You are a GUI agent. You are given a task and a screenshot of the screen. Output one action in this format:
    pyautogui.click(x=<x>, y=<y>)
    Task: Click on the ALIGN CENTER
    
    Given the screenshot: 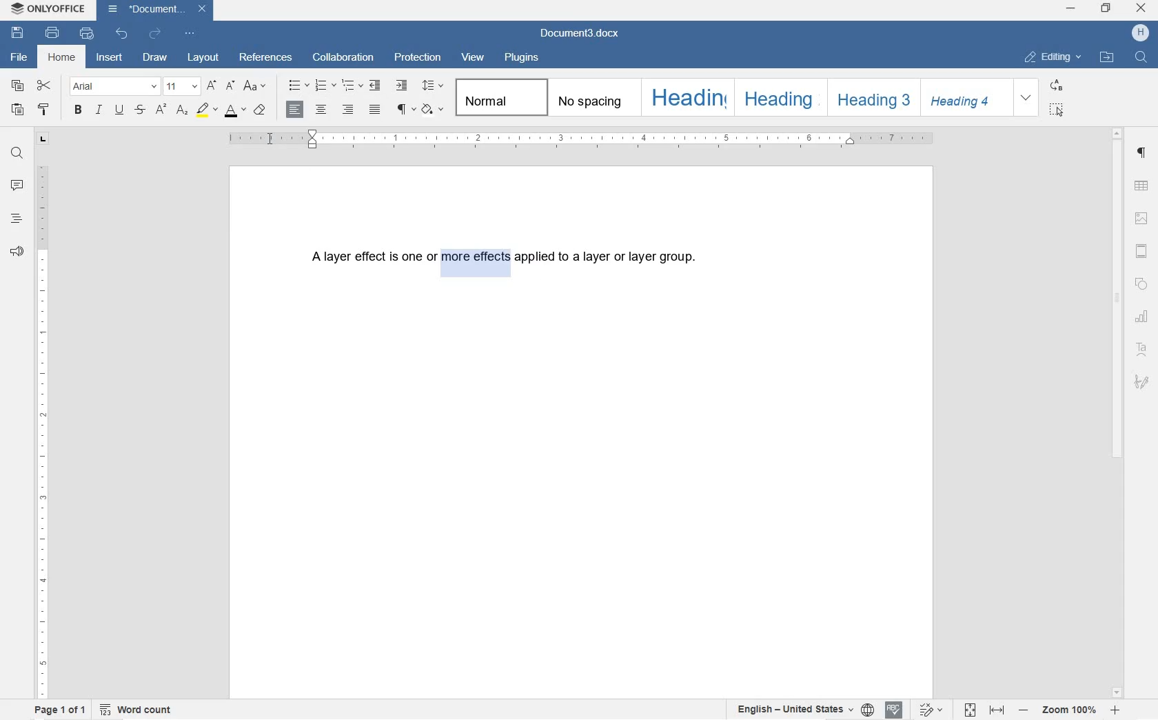 What is the action you would take?
    pyautogui.click(x=321, y=110)
    